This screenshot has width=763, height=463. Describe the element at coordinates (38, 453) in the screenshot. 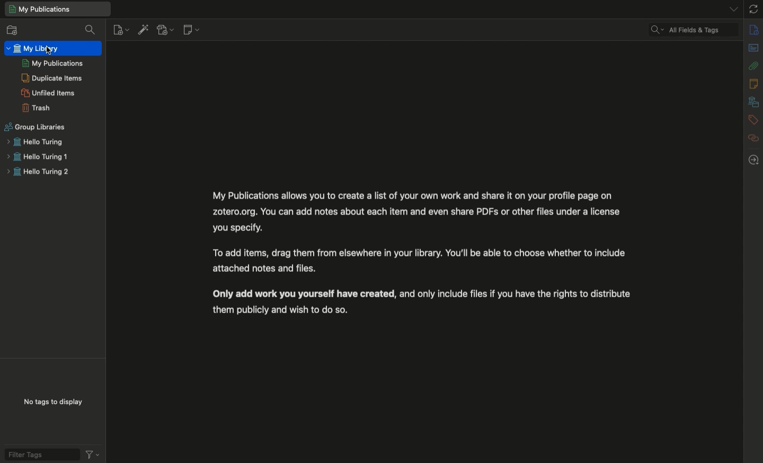

I see `Filter tags` at that location.